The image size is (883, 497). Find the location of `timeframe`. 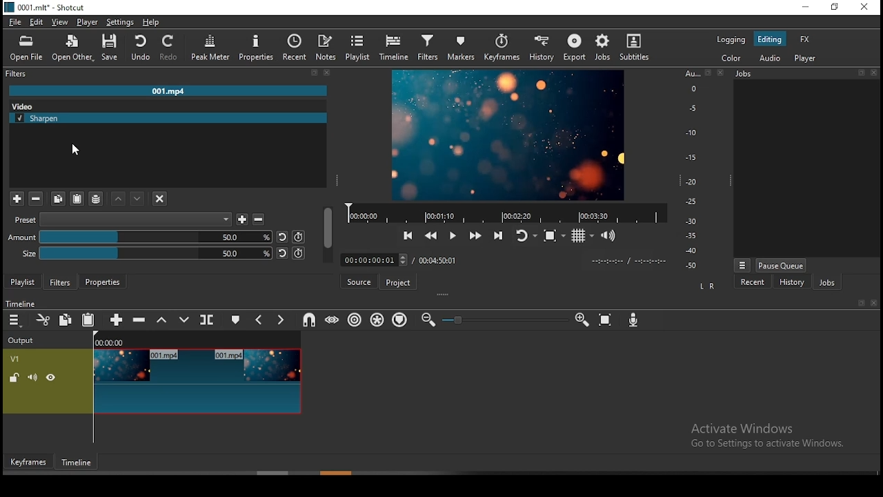

timeframe is located at coordinates (77, 462).